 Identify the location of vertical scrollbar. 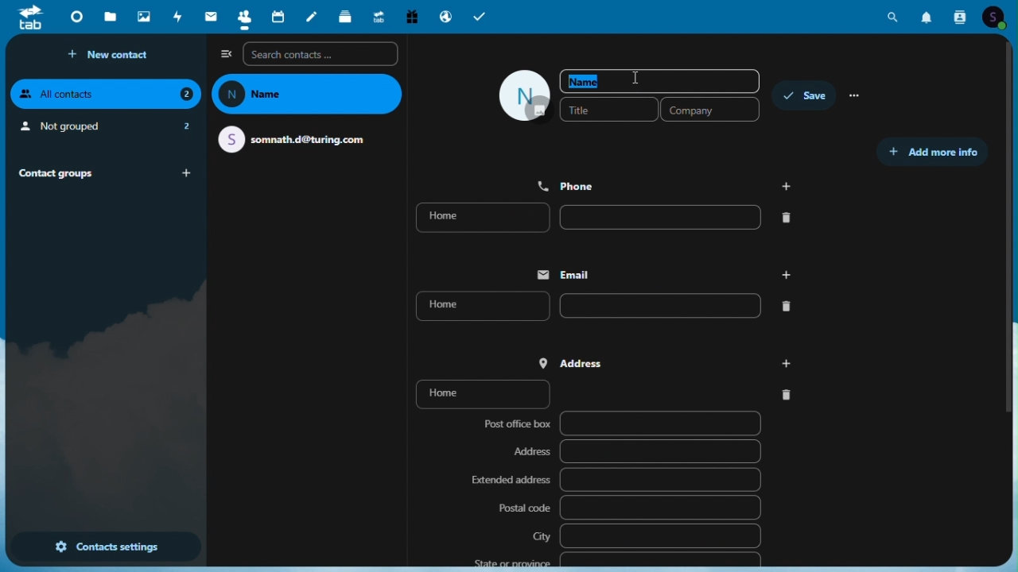
(1012, 236).